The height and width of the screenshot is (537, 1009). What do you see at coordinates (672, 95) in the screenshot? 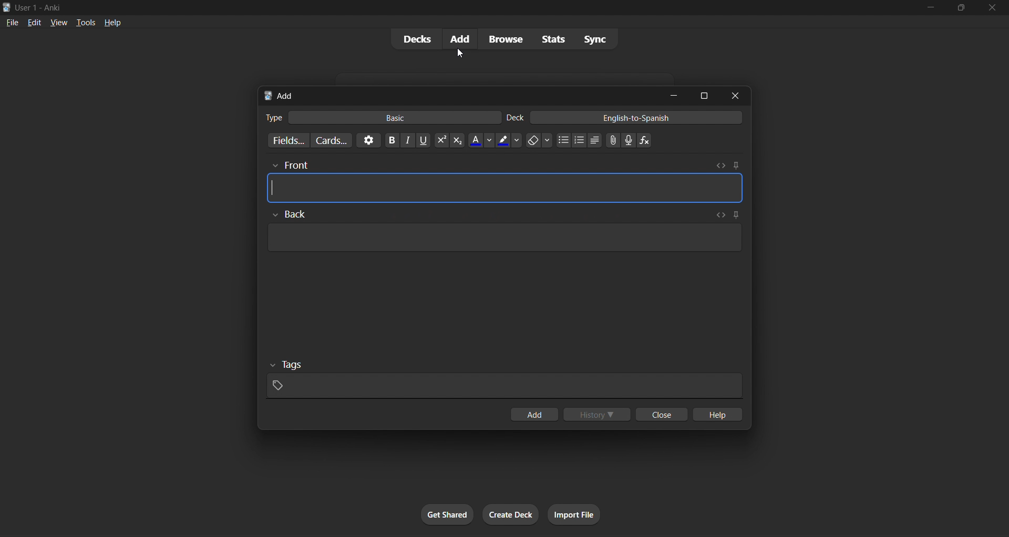
I see `minimize` at bounding box center [672, 95].